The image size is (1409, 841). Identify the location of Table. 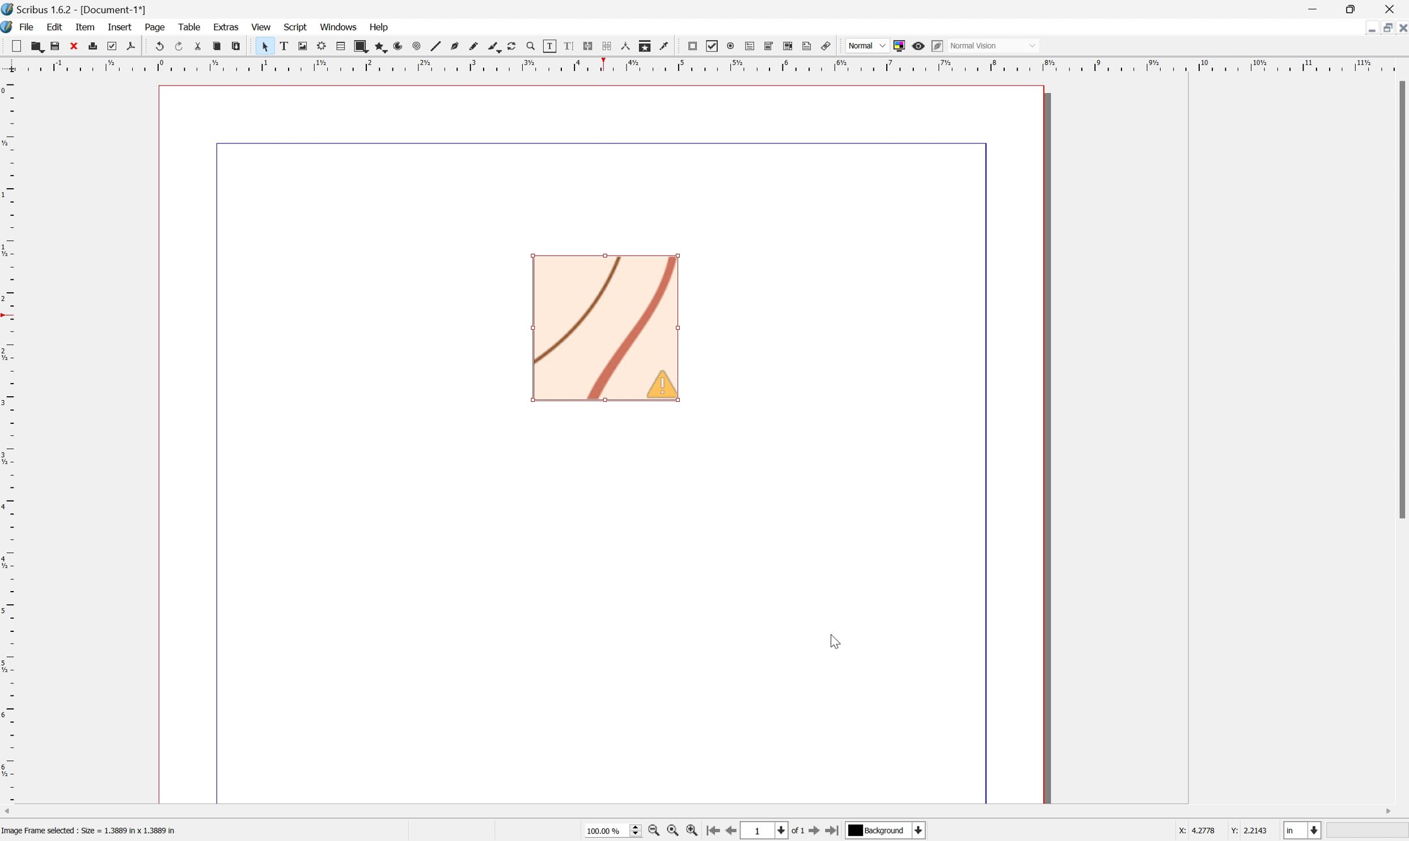
(341, 46).